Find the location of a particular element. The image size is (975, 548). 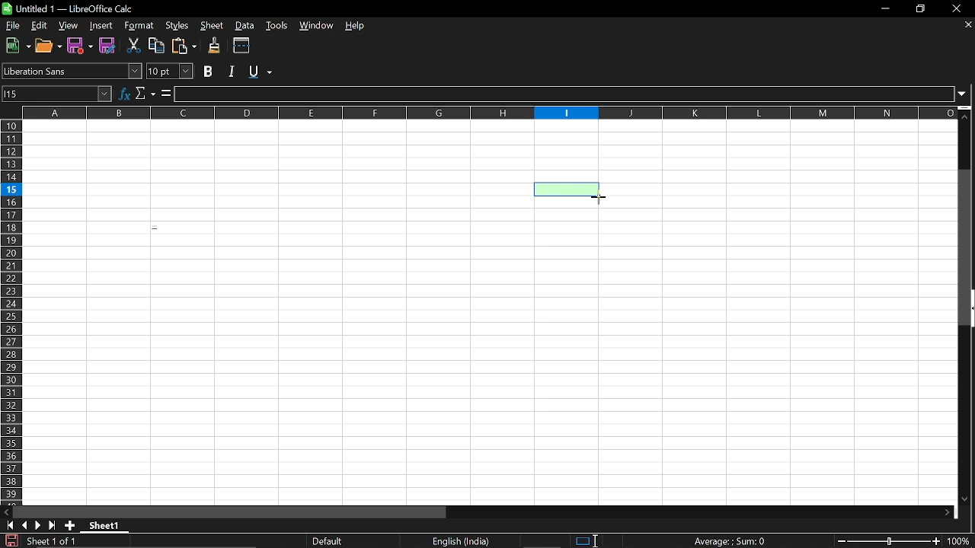

Function wizard is located at coordinates (123, 94).